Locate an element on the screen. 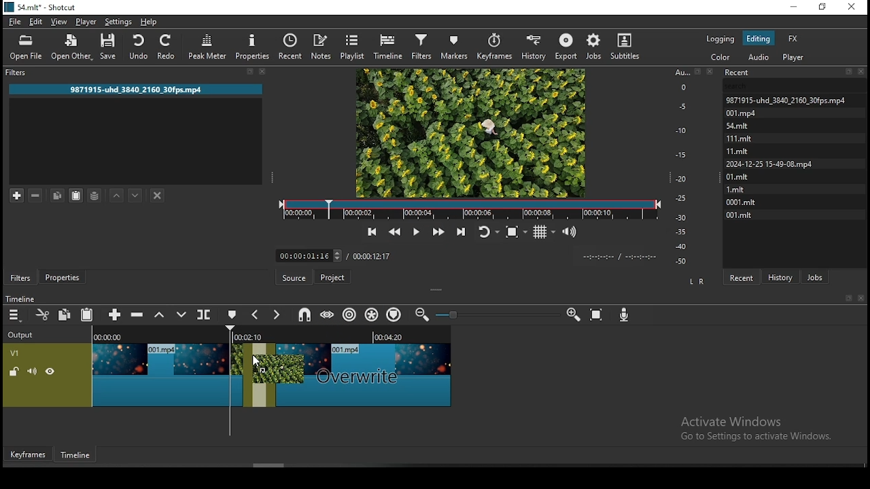 Image resolution: width=870 pixels, height=489 pixels. V1 is located at coordinates (24, 352).